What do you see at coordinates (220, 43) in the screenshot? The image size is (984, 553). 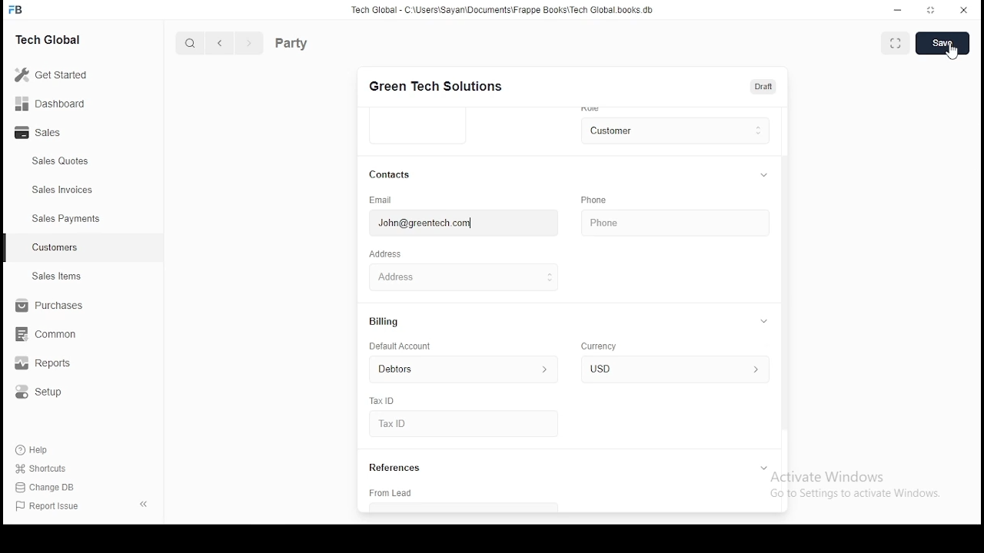 I see `previous` at bounding box center [220, 43].